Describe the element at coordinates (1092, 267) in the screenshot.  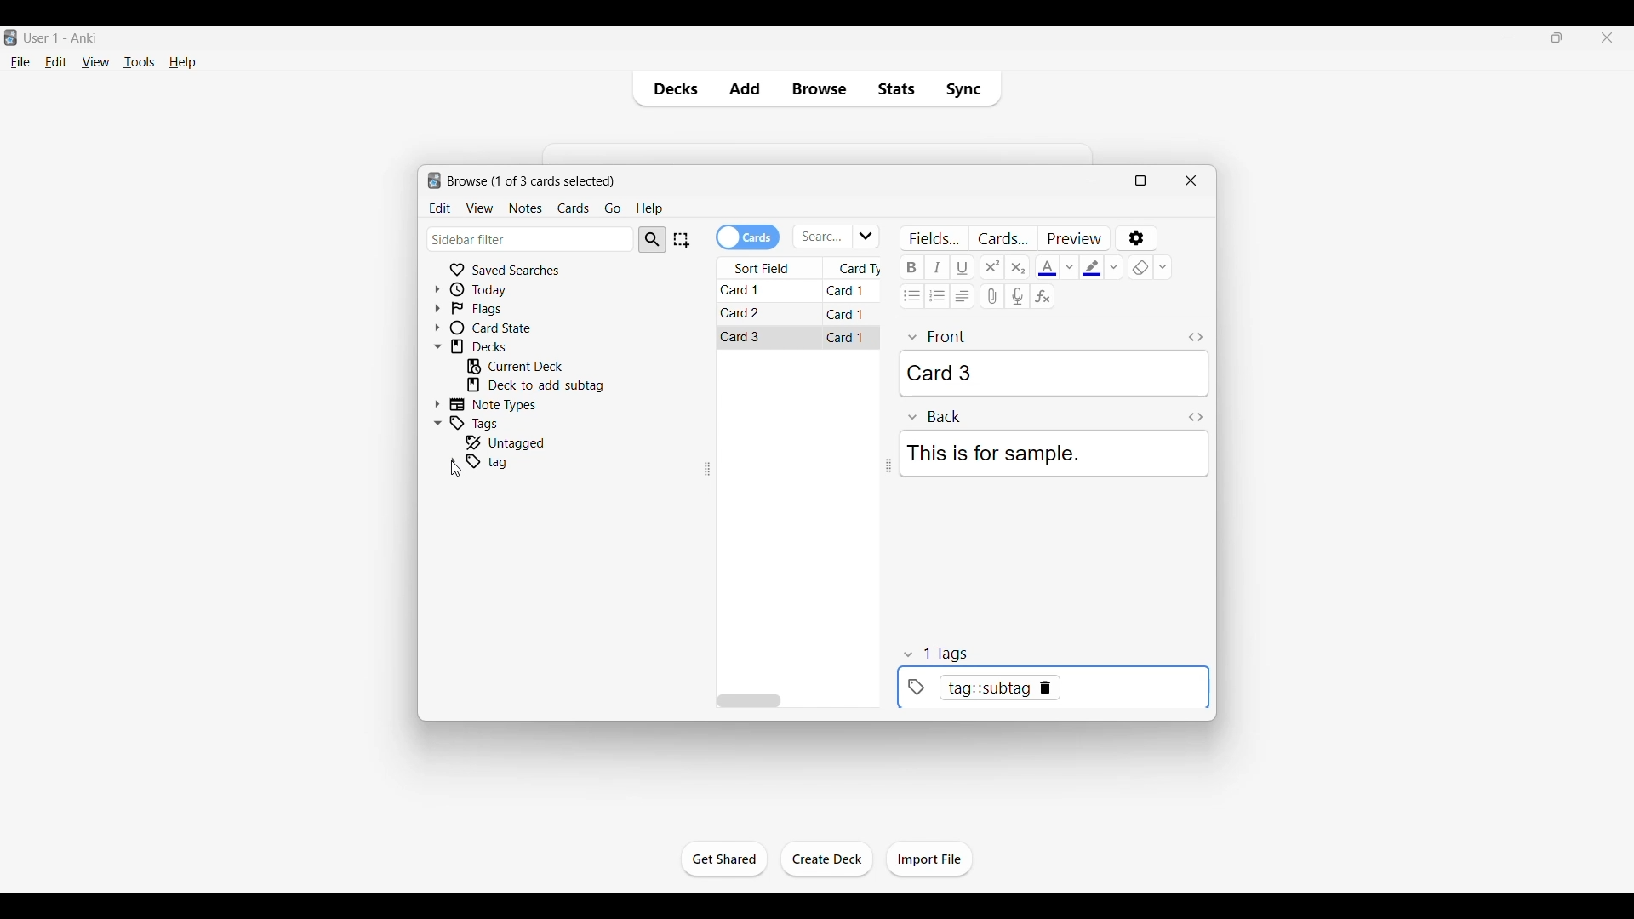
I see `Selected text highlight color` at that location.